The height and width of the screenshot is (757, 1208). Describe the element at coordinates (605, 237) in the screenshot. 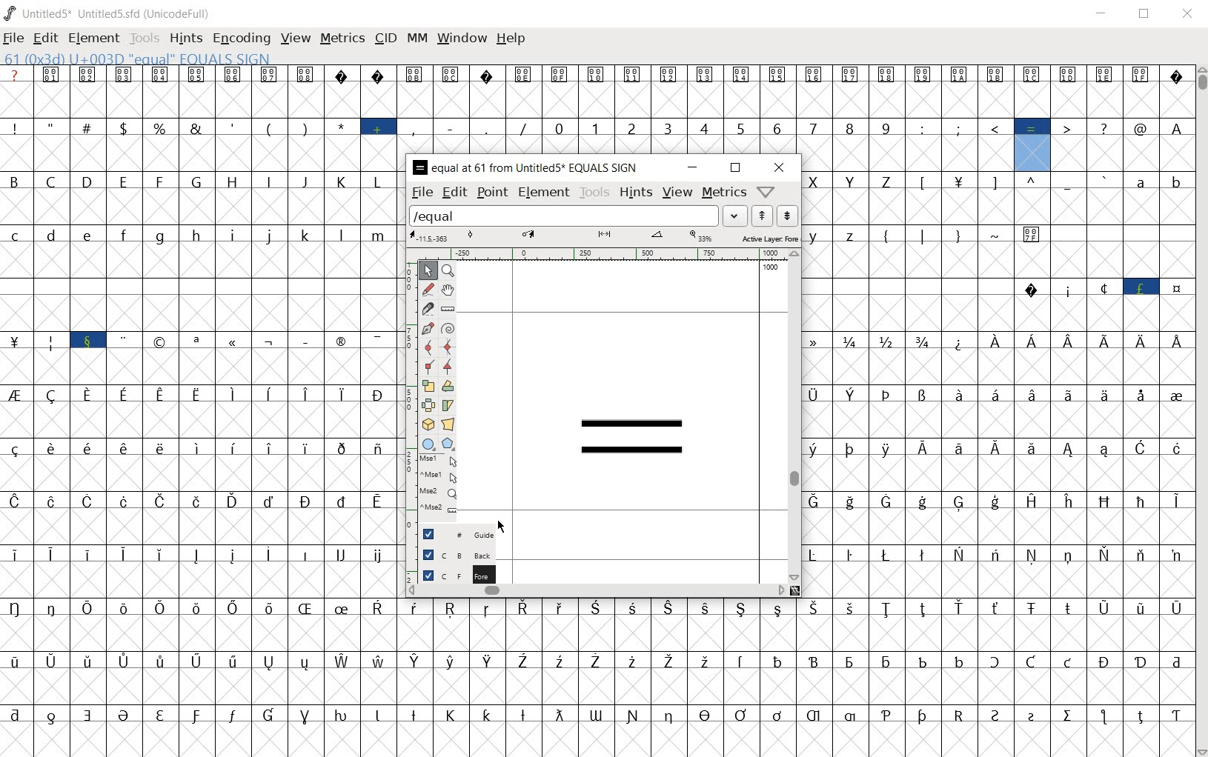

I see `active layer` at that location.